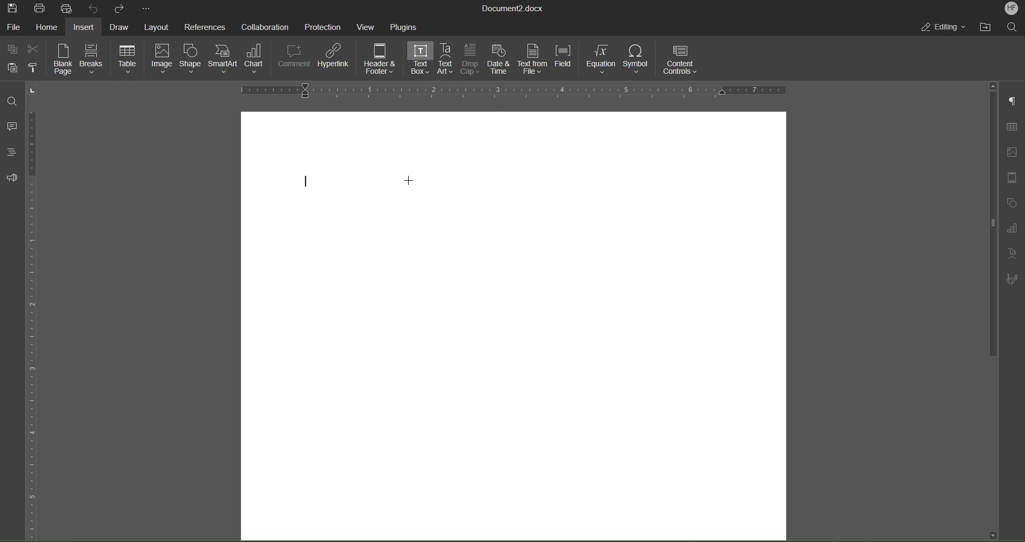 The image size is (1025, 542). Describe the element at coordinates (67, 7) in the screenshot. I see `Quick Print` at that location.